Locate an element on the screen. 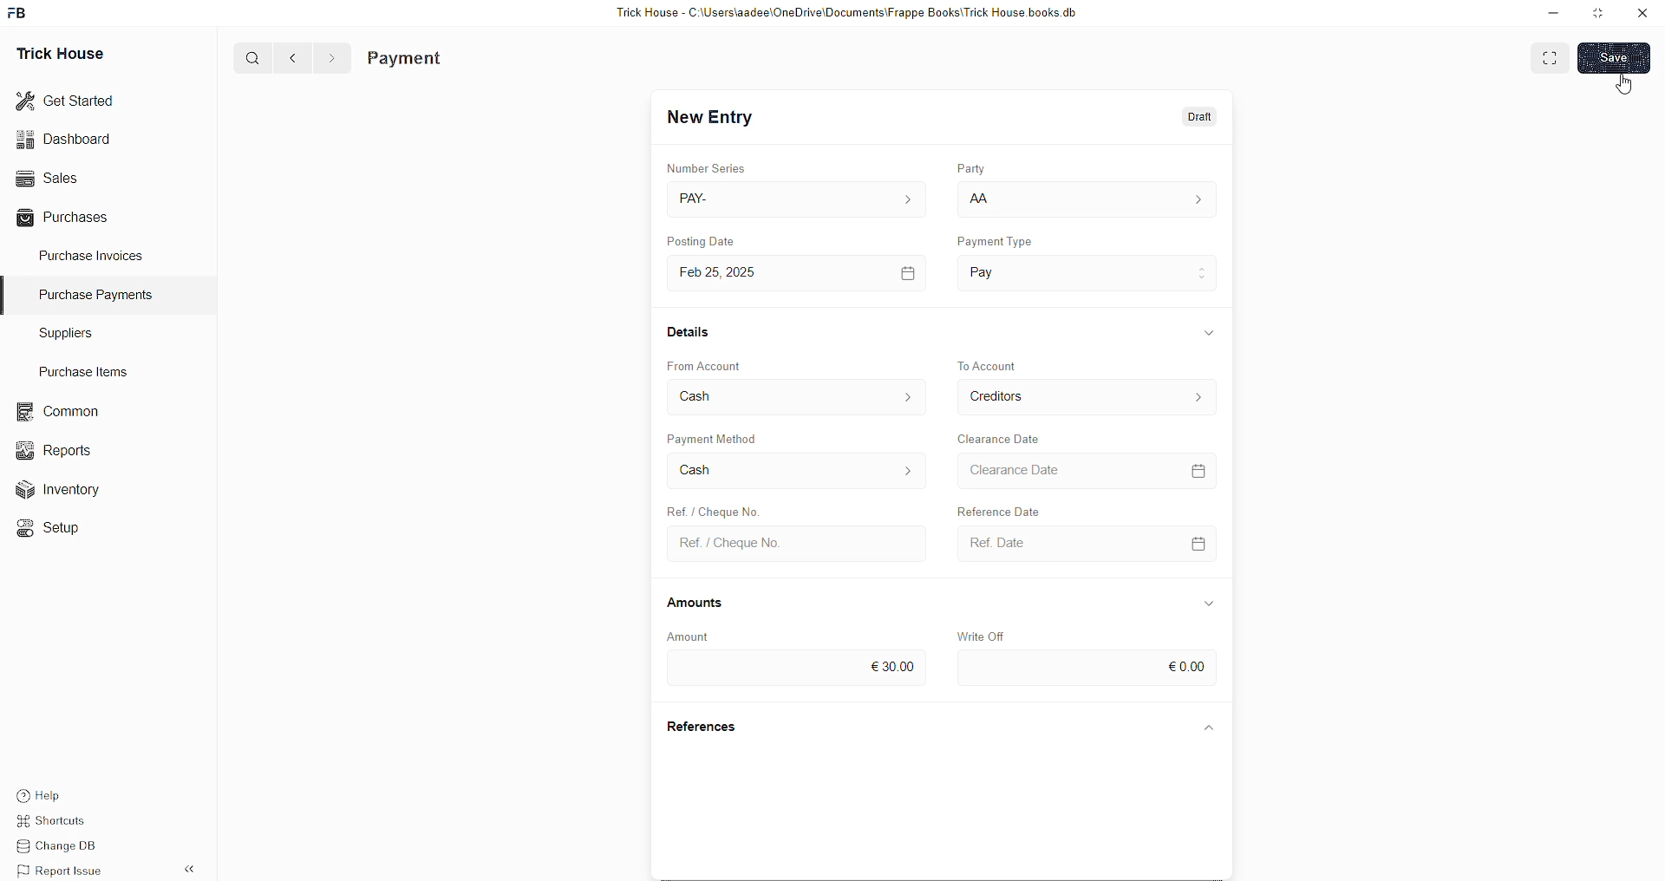 The height and width of the screenshot is (881, 1665). Ref. Date is located at coordinates (1006, 539).